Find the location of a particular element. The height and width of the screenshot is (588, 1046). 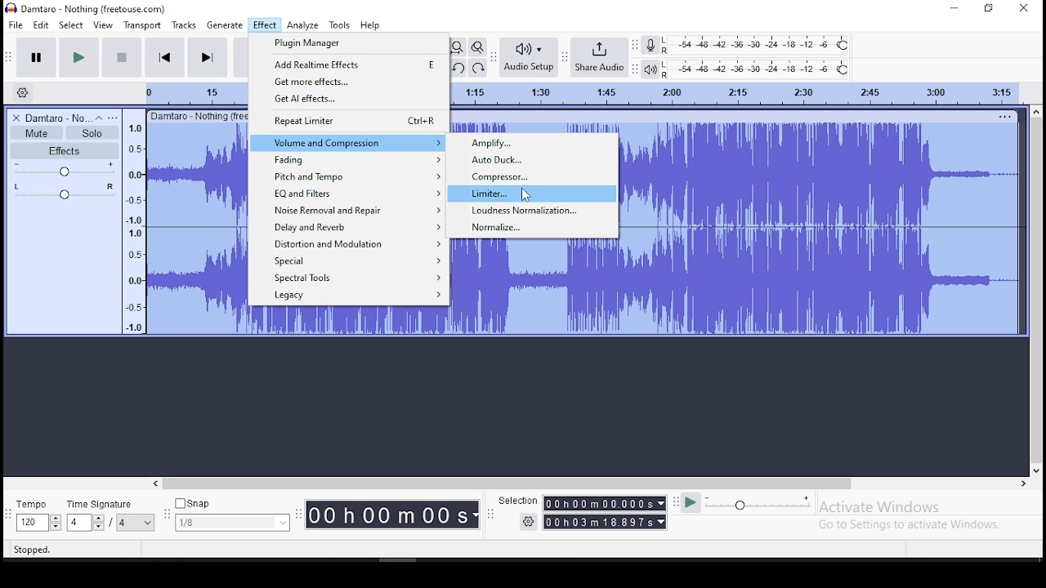

noise removal and repair is located at coordinates (349, 211).